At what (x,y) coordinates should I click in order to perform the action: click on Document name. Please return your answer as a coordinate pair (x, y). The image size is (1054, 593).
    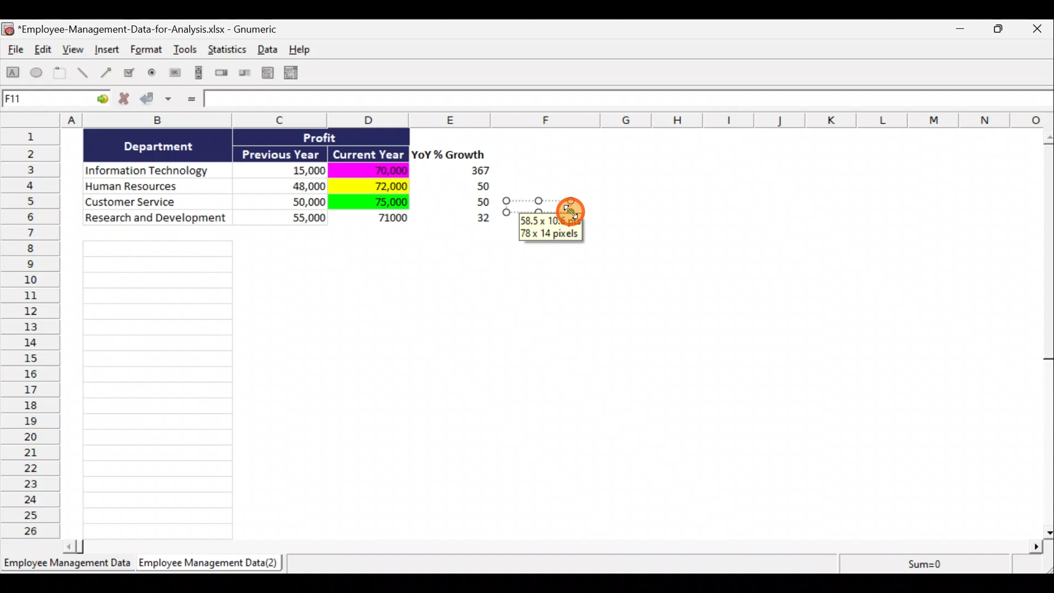
    Looking at the image, I should click on (145, 30).